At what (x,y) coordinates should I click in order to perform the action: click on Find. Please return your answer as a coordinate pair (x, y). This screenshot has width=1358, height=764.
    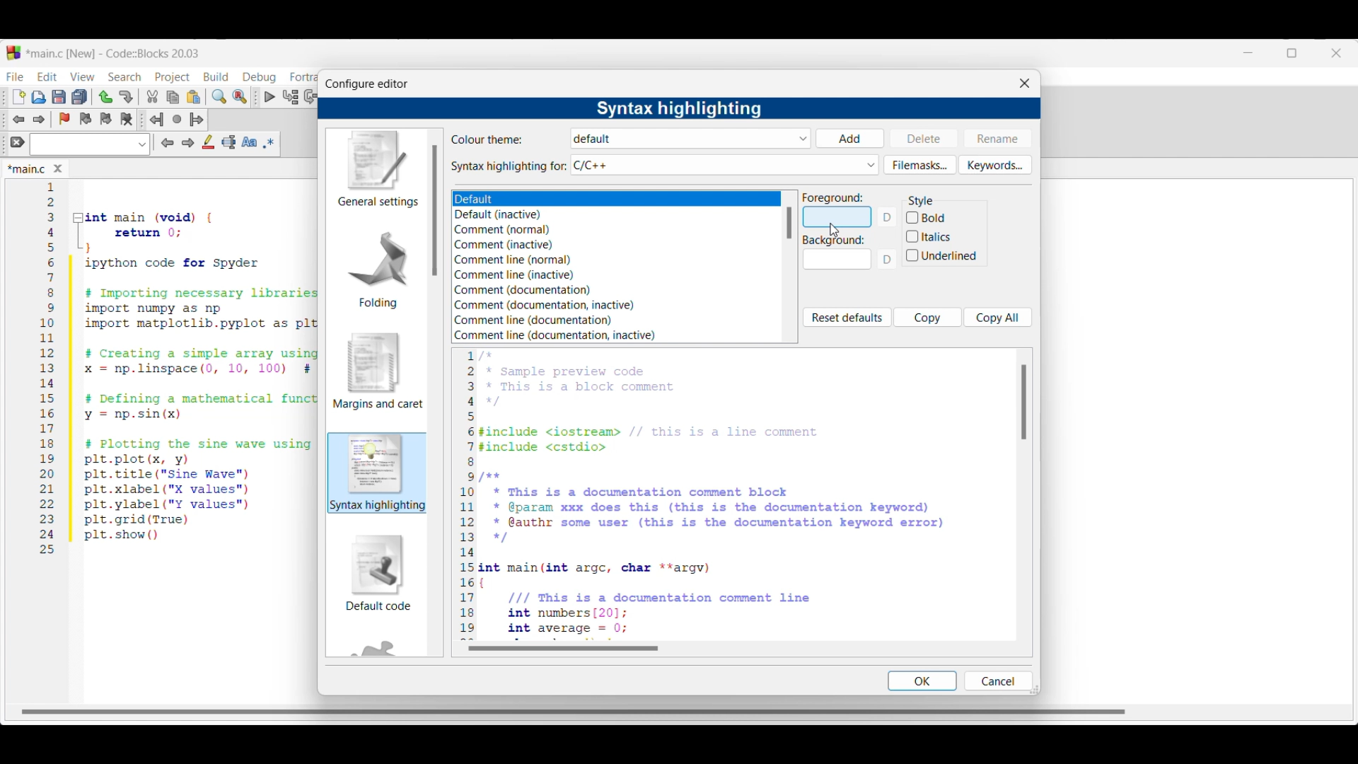
    Looking at the image, I should click on (219, 96).